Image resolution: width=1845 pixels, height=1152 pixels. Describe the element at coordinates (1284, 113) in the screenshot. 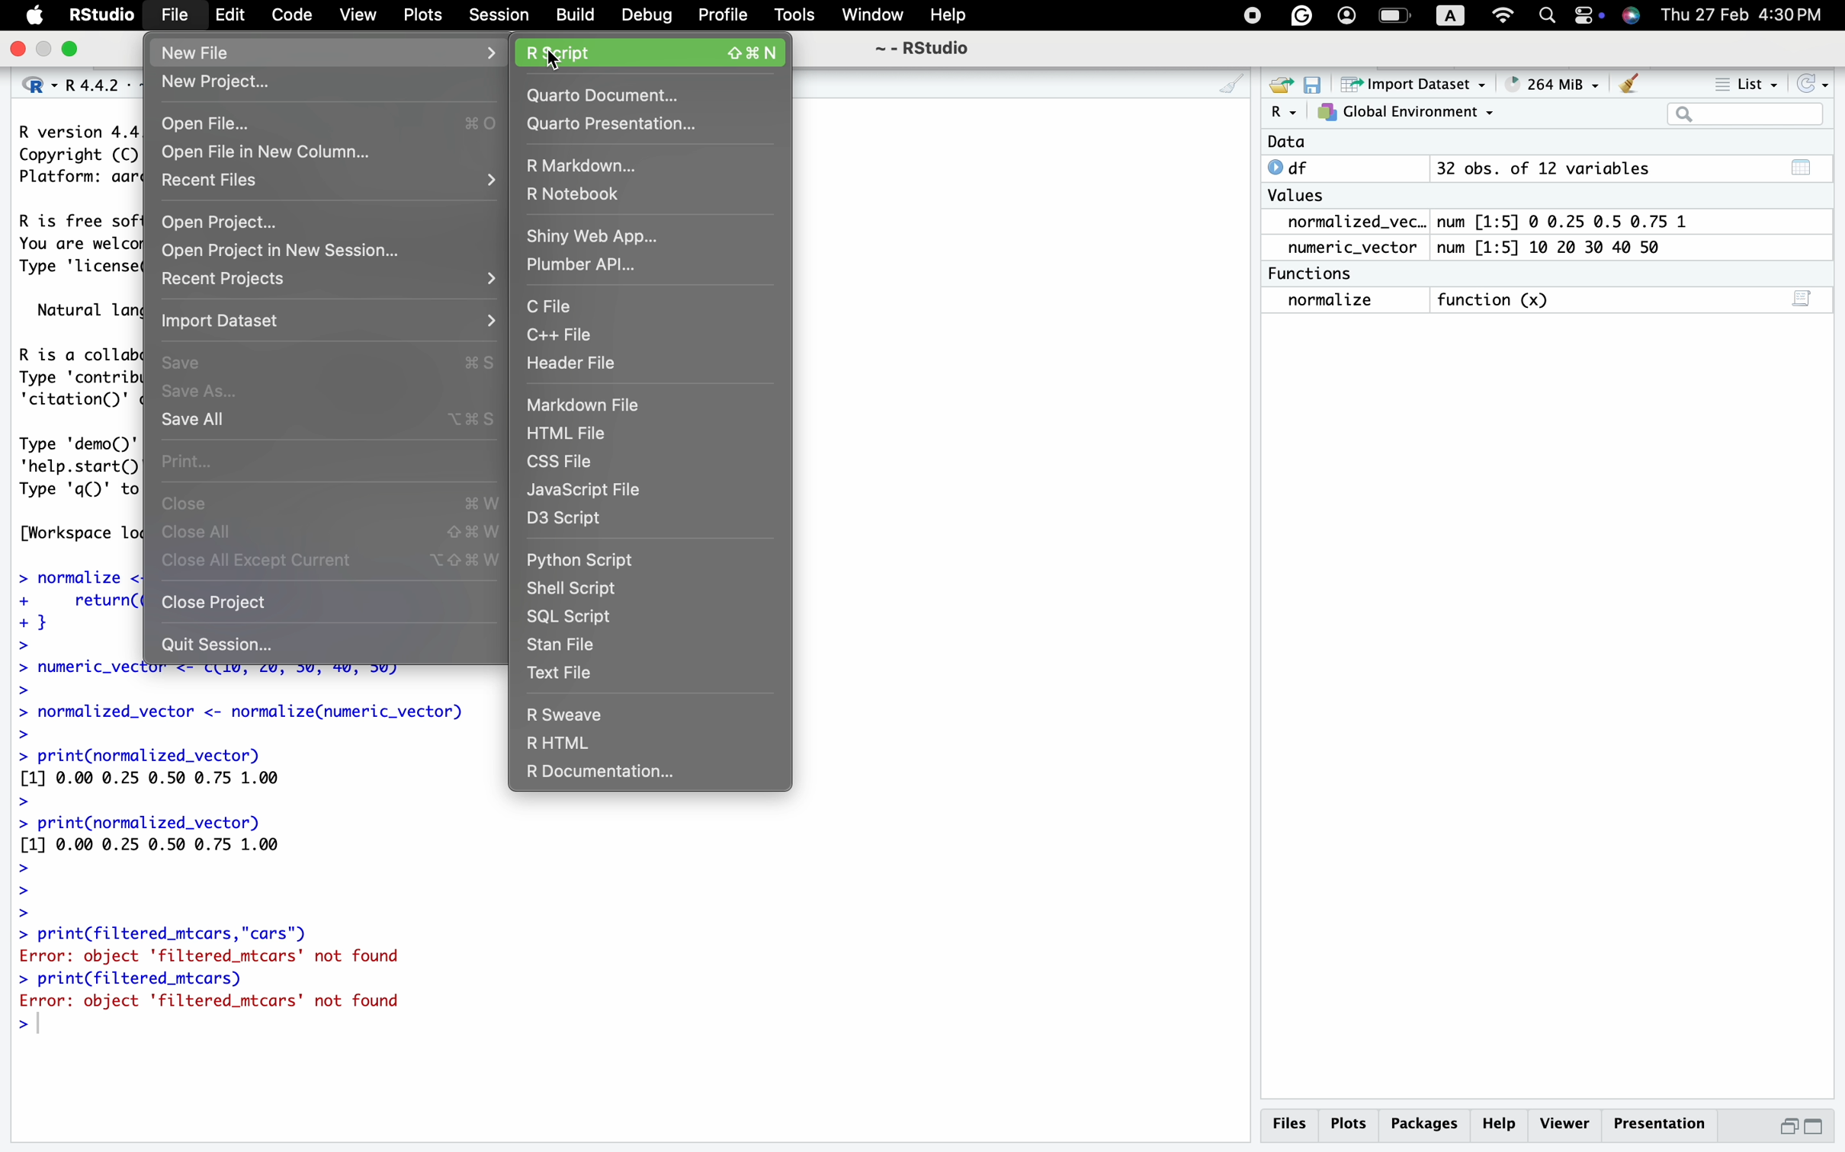

I see `select language` at that location.